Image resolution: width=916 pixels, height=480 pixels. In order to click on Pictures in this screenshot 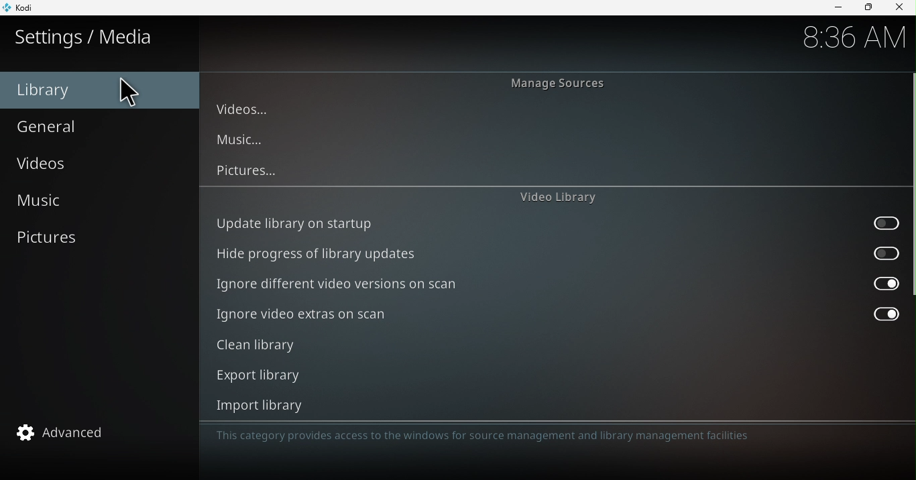, I will do `click(98, 237)`.